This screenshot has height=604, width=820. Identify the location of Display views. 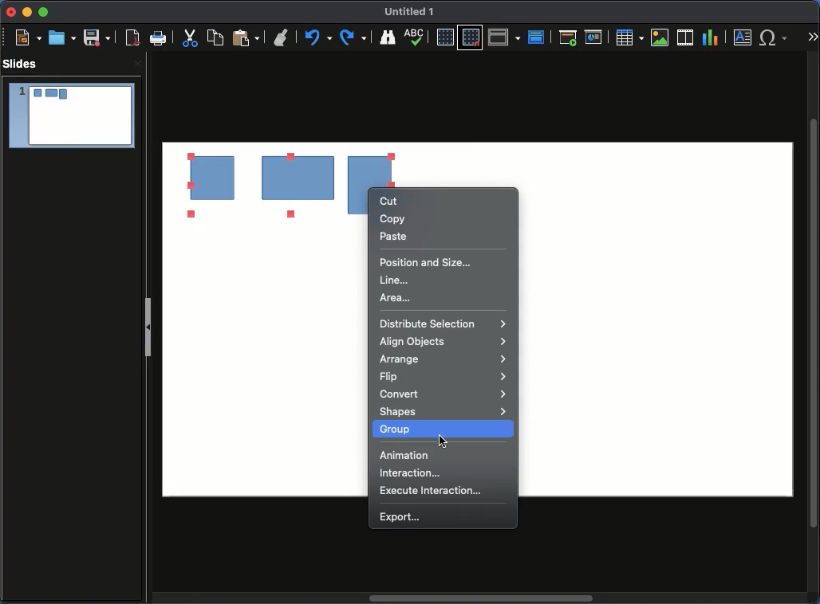
(504, 37).